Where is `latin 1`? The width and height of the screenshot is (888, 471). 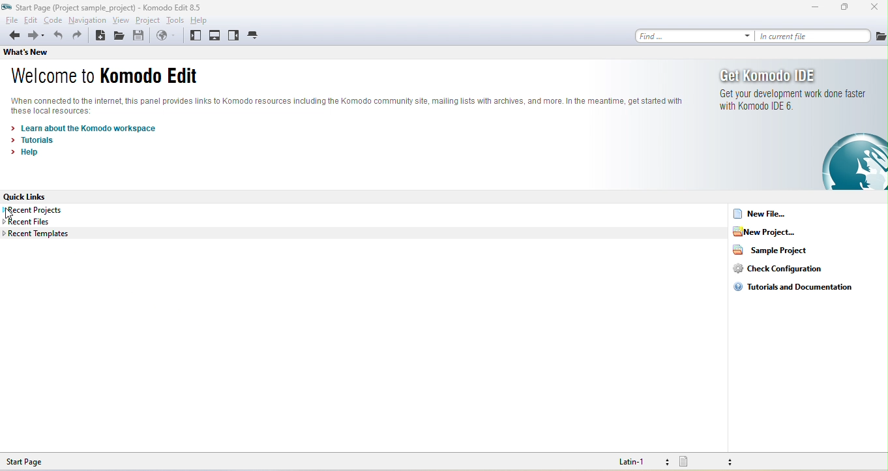 latin 1 is located at coordinates (634, 461).